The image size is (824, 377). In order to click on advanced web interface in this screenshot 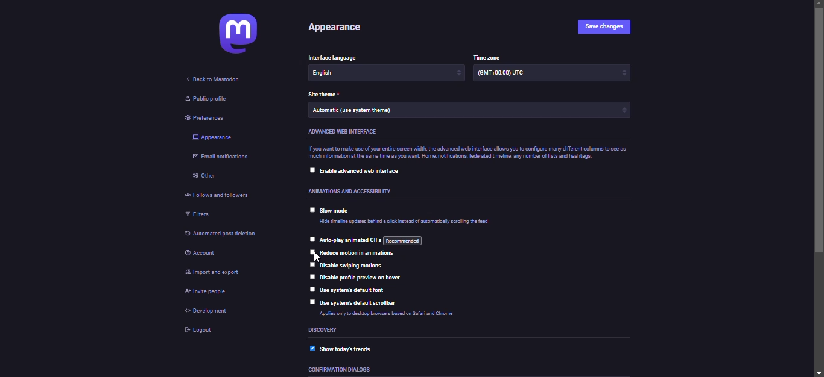, I will do `click(341, 131)`.